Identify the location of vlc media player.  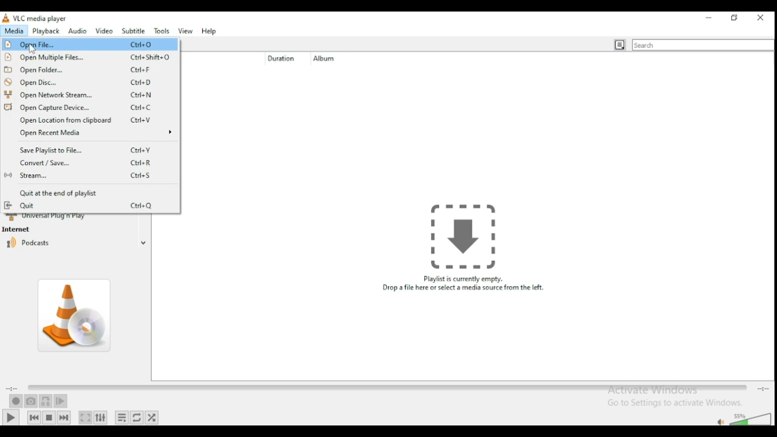
(41, 18).